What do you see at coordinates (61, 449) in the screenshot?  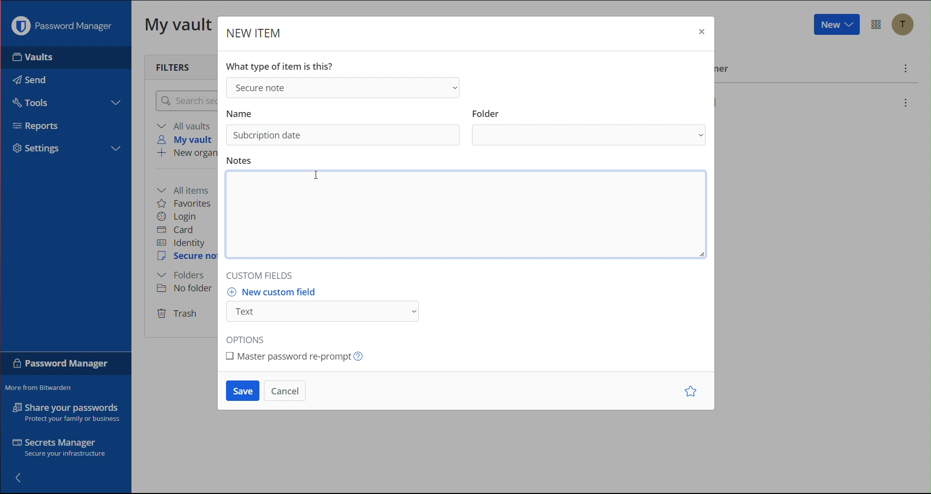 I see `Secrets Manager` at bounding box center [61, 449].